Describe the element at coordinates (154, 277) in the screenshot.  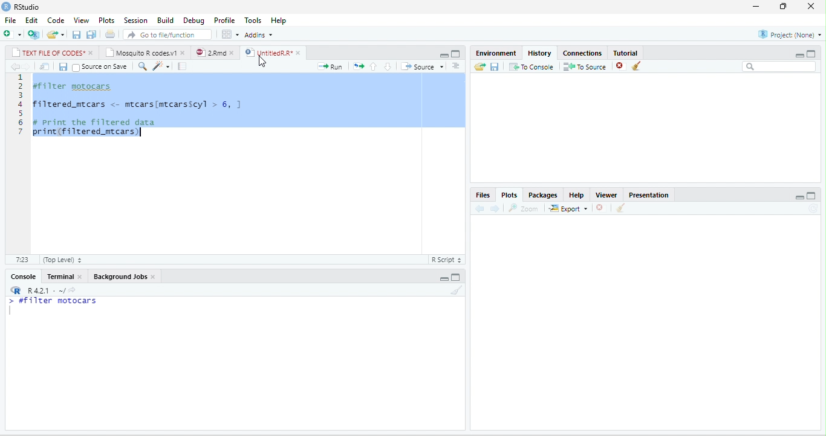
I see `close` at that location.